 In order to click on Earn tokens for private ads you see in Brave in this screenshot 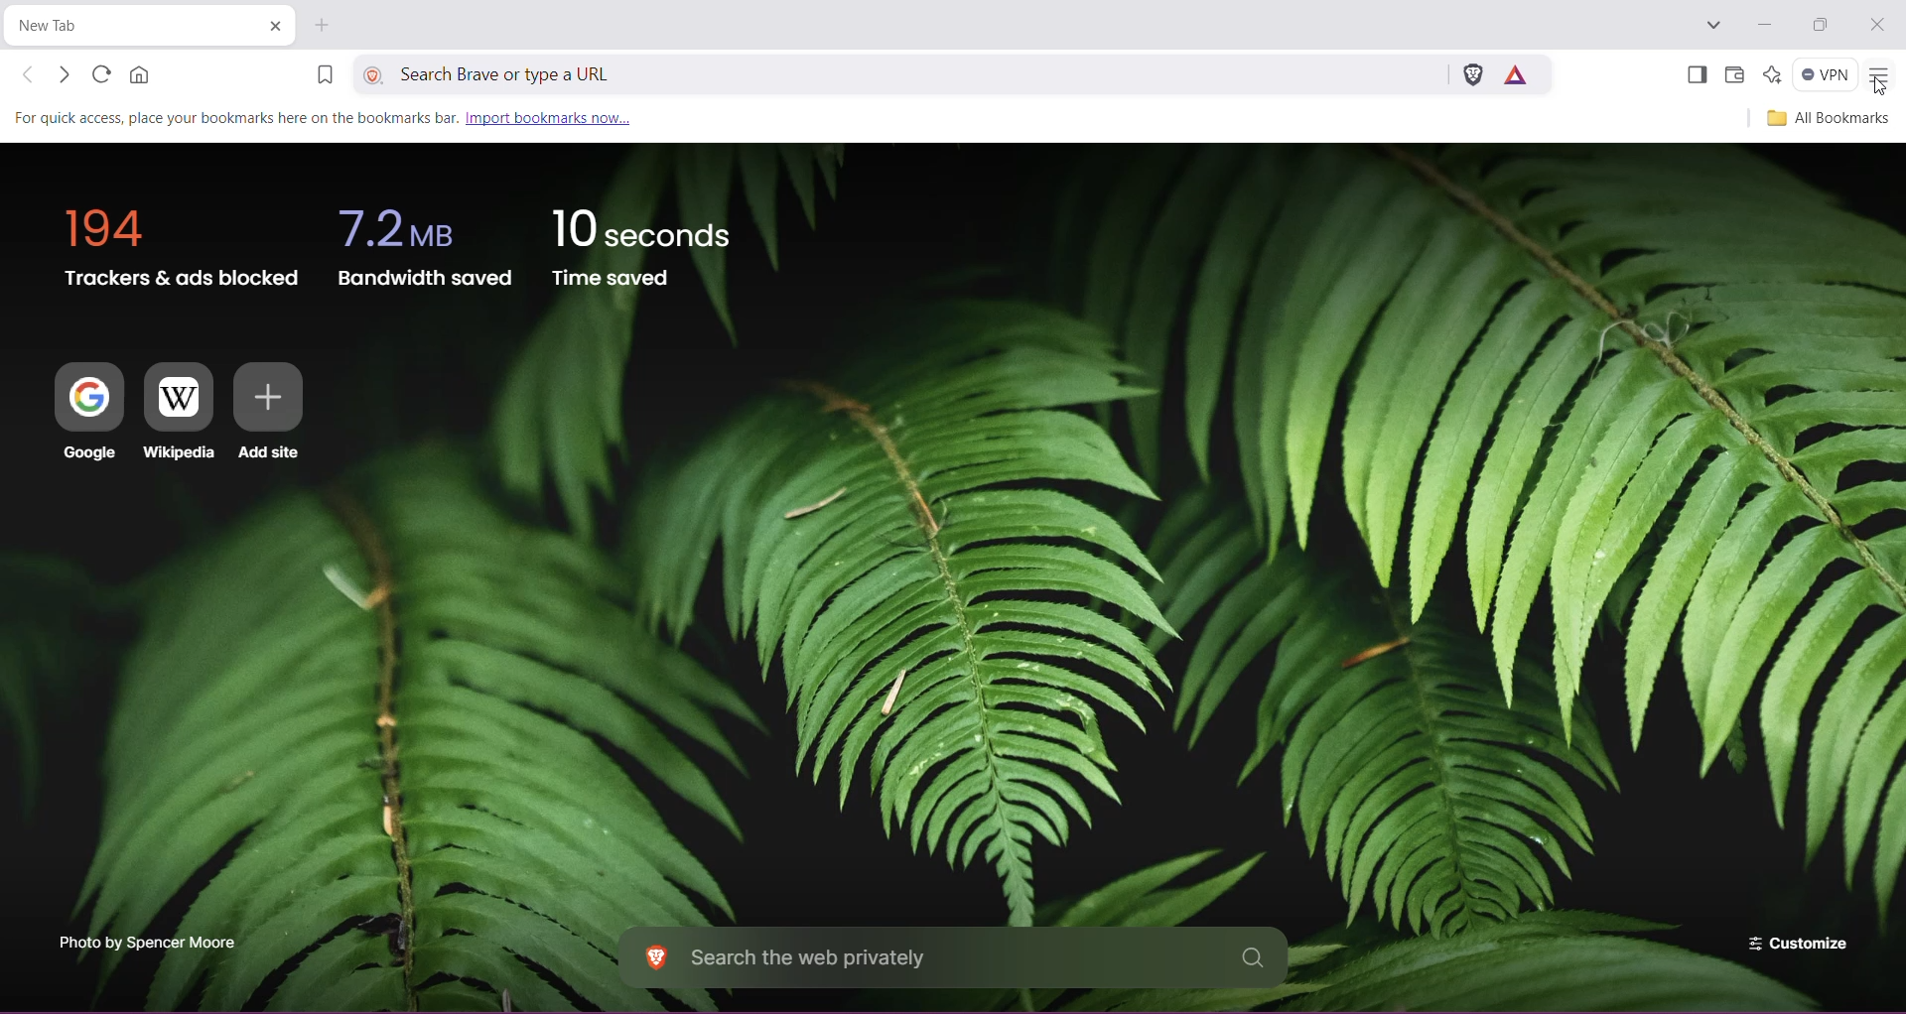, I will do `click(1515, 73)`.